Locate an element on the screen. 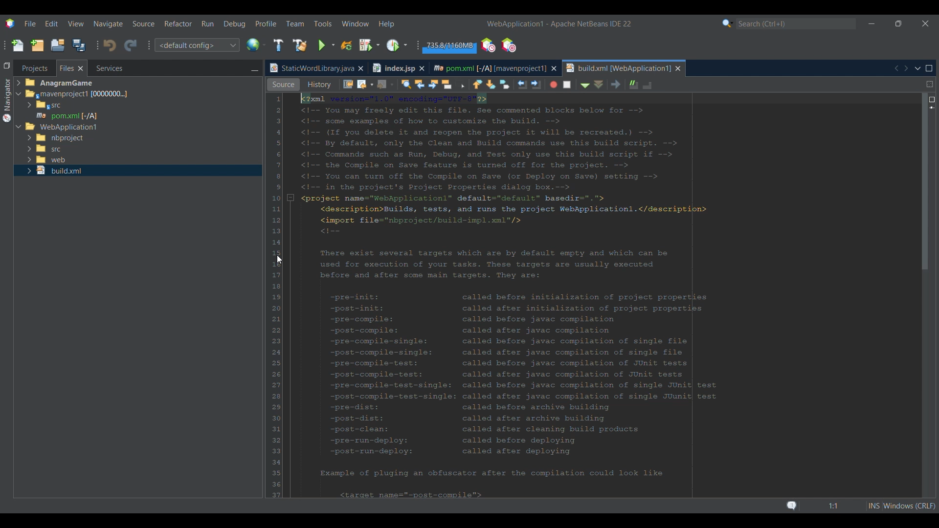  Current tab highlighted is located at coordinates (311, 68).